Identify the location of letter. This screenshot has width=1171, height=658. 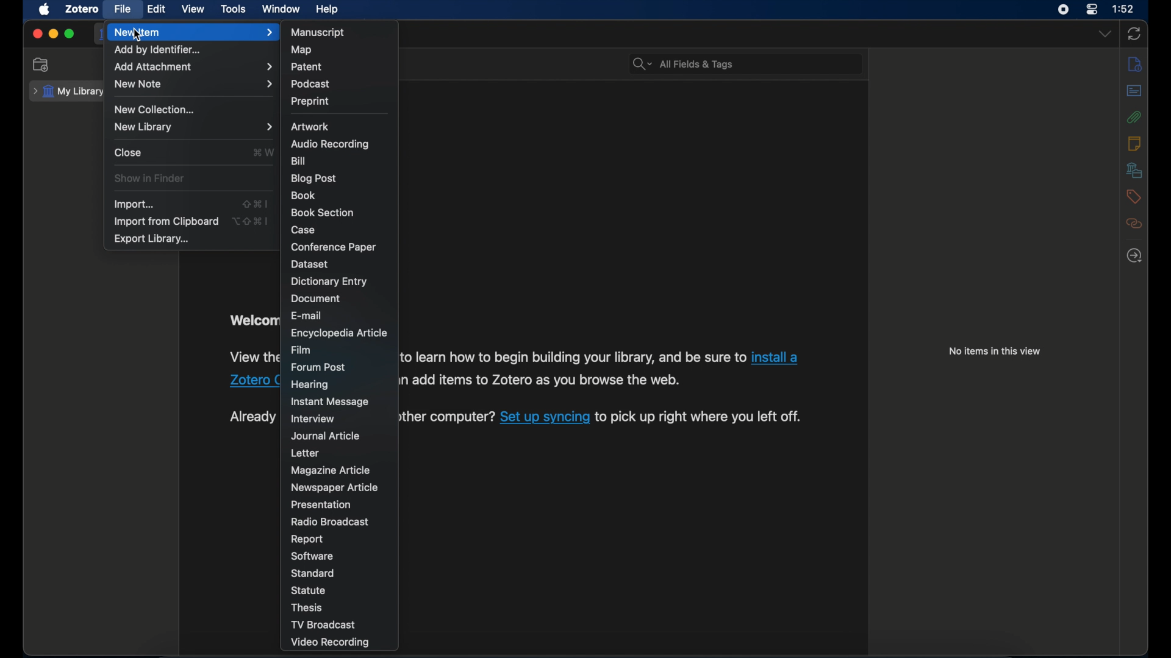
(305, 453).